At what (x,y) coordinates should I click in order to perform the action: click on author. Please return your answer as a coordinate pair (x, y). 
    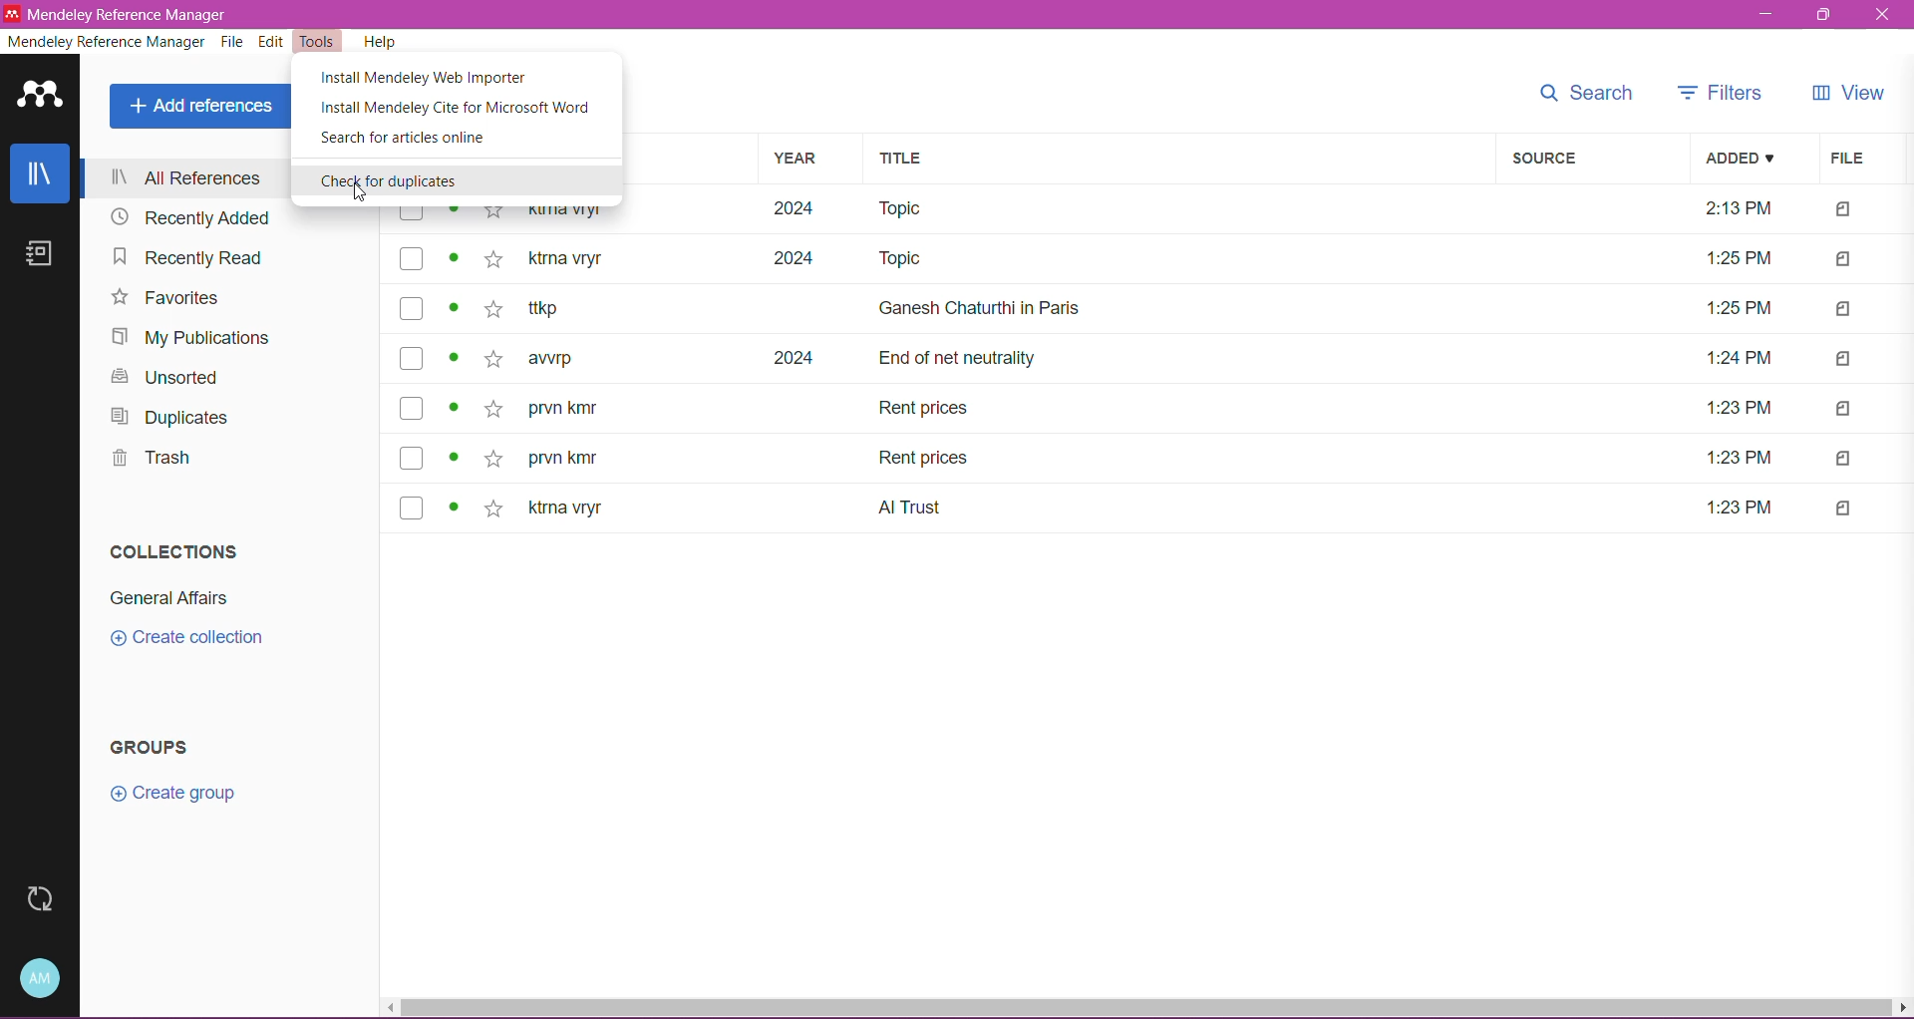
    Looking at the image, I should click on (567, 414).